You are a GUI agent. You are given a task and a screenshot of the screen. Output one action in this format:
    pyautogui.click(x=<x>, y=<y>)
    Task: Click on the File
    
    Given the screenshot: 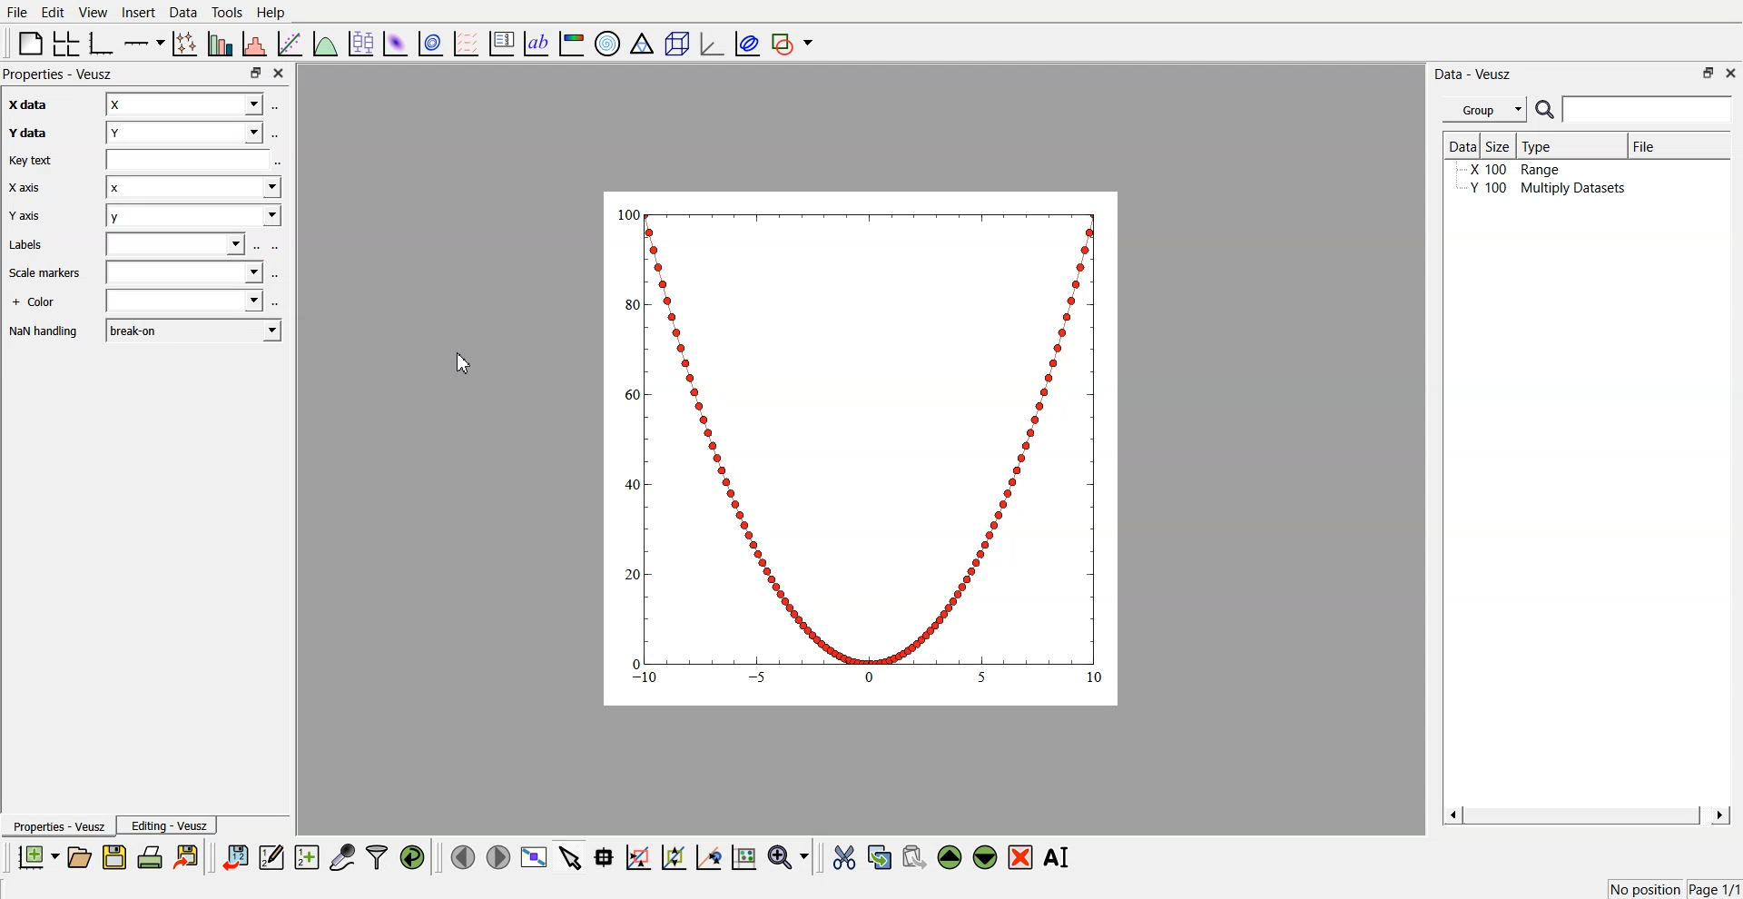 What is the action you would take?
    pyautogui.click(x=1661, y=148)
    